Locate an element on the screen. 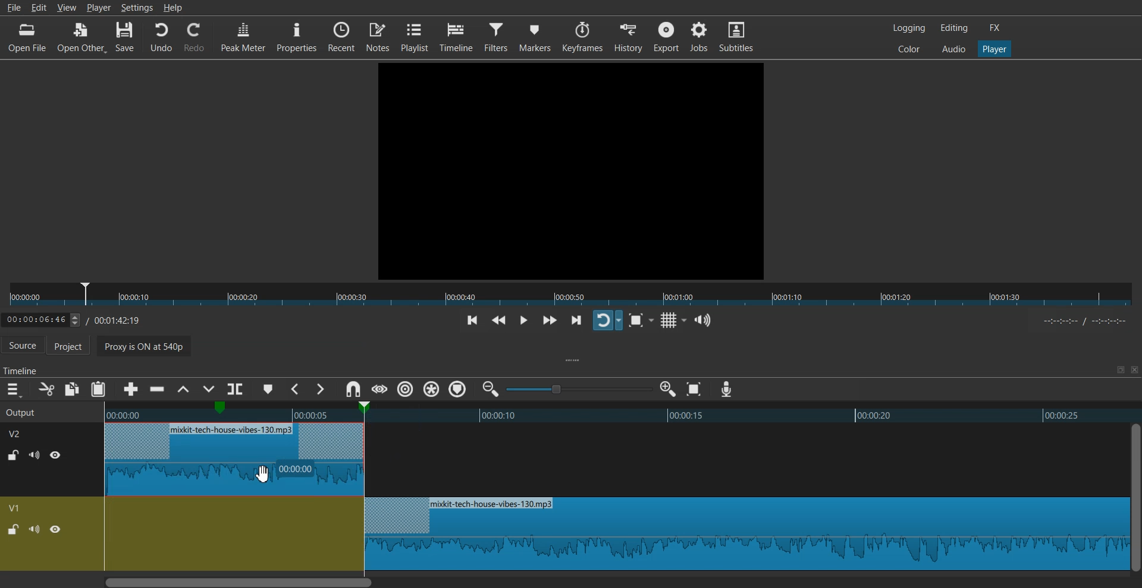  Output is located at coordinates (37, 411).